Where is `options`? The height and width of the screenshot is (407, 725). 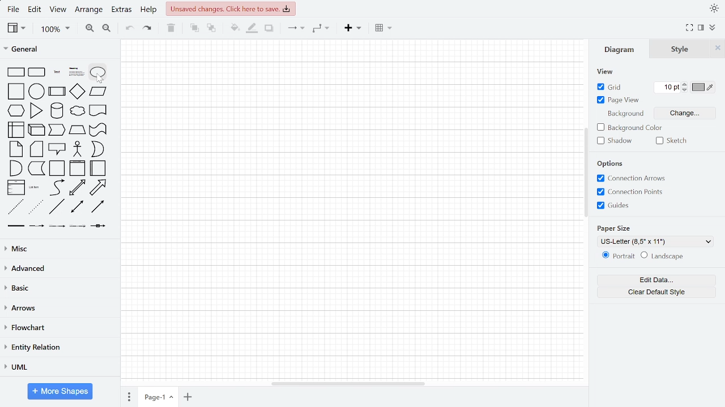 options is located at coordinates (610, 163).